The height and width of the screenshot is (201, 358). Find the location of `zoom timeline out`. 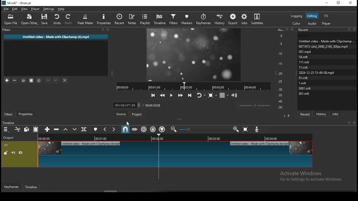

zoom timeline out is located at coordinates (235, 130).